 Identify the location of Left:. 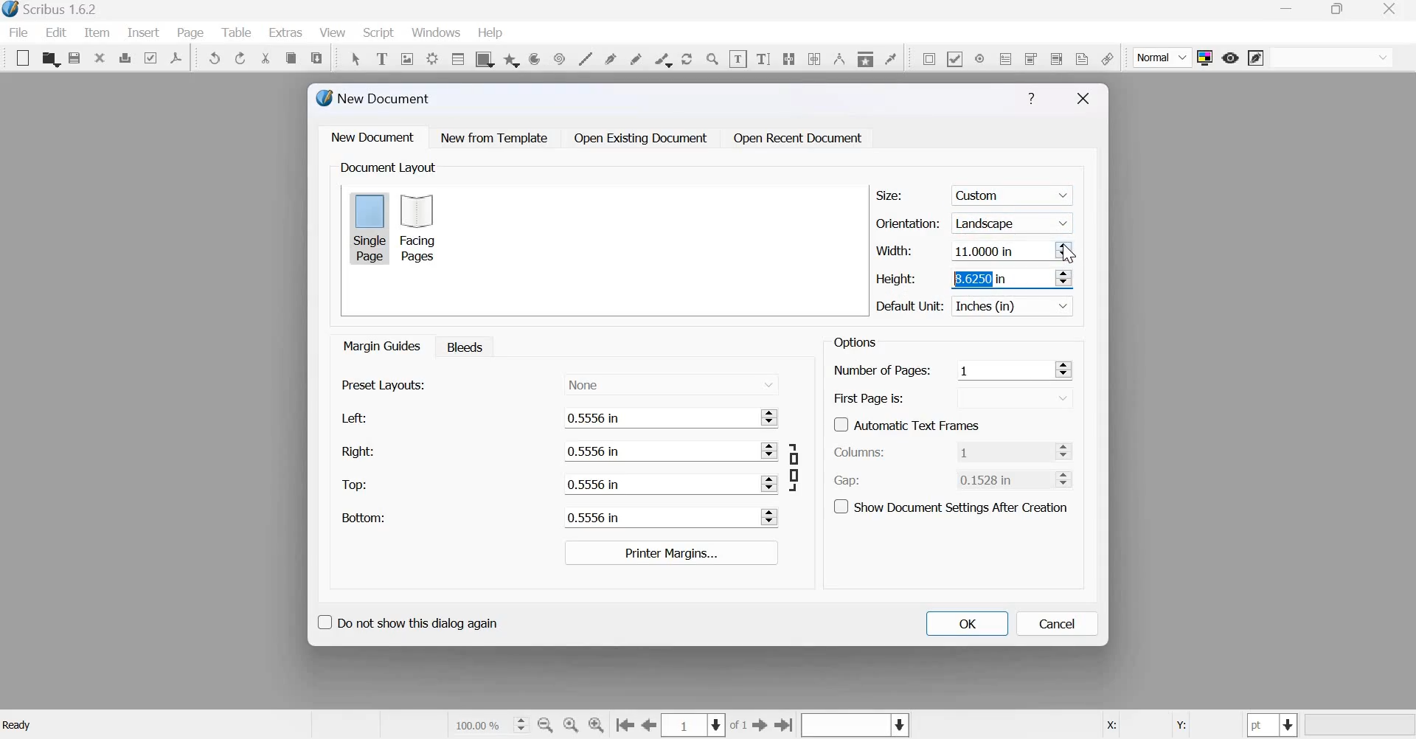
(352, 418).